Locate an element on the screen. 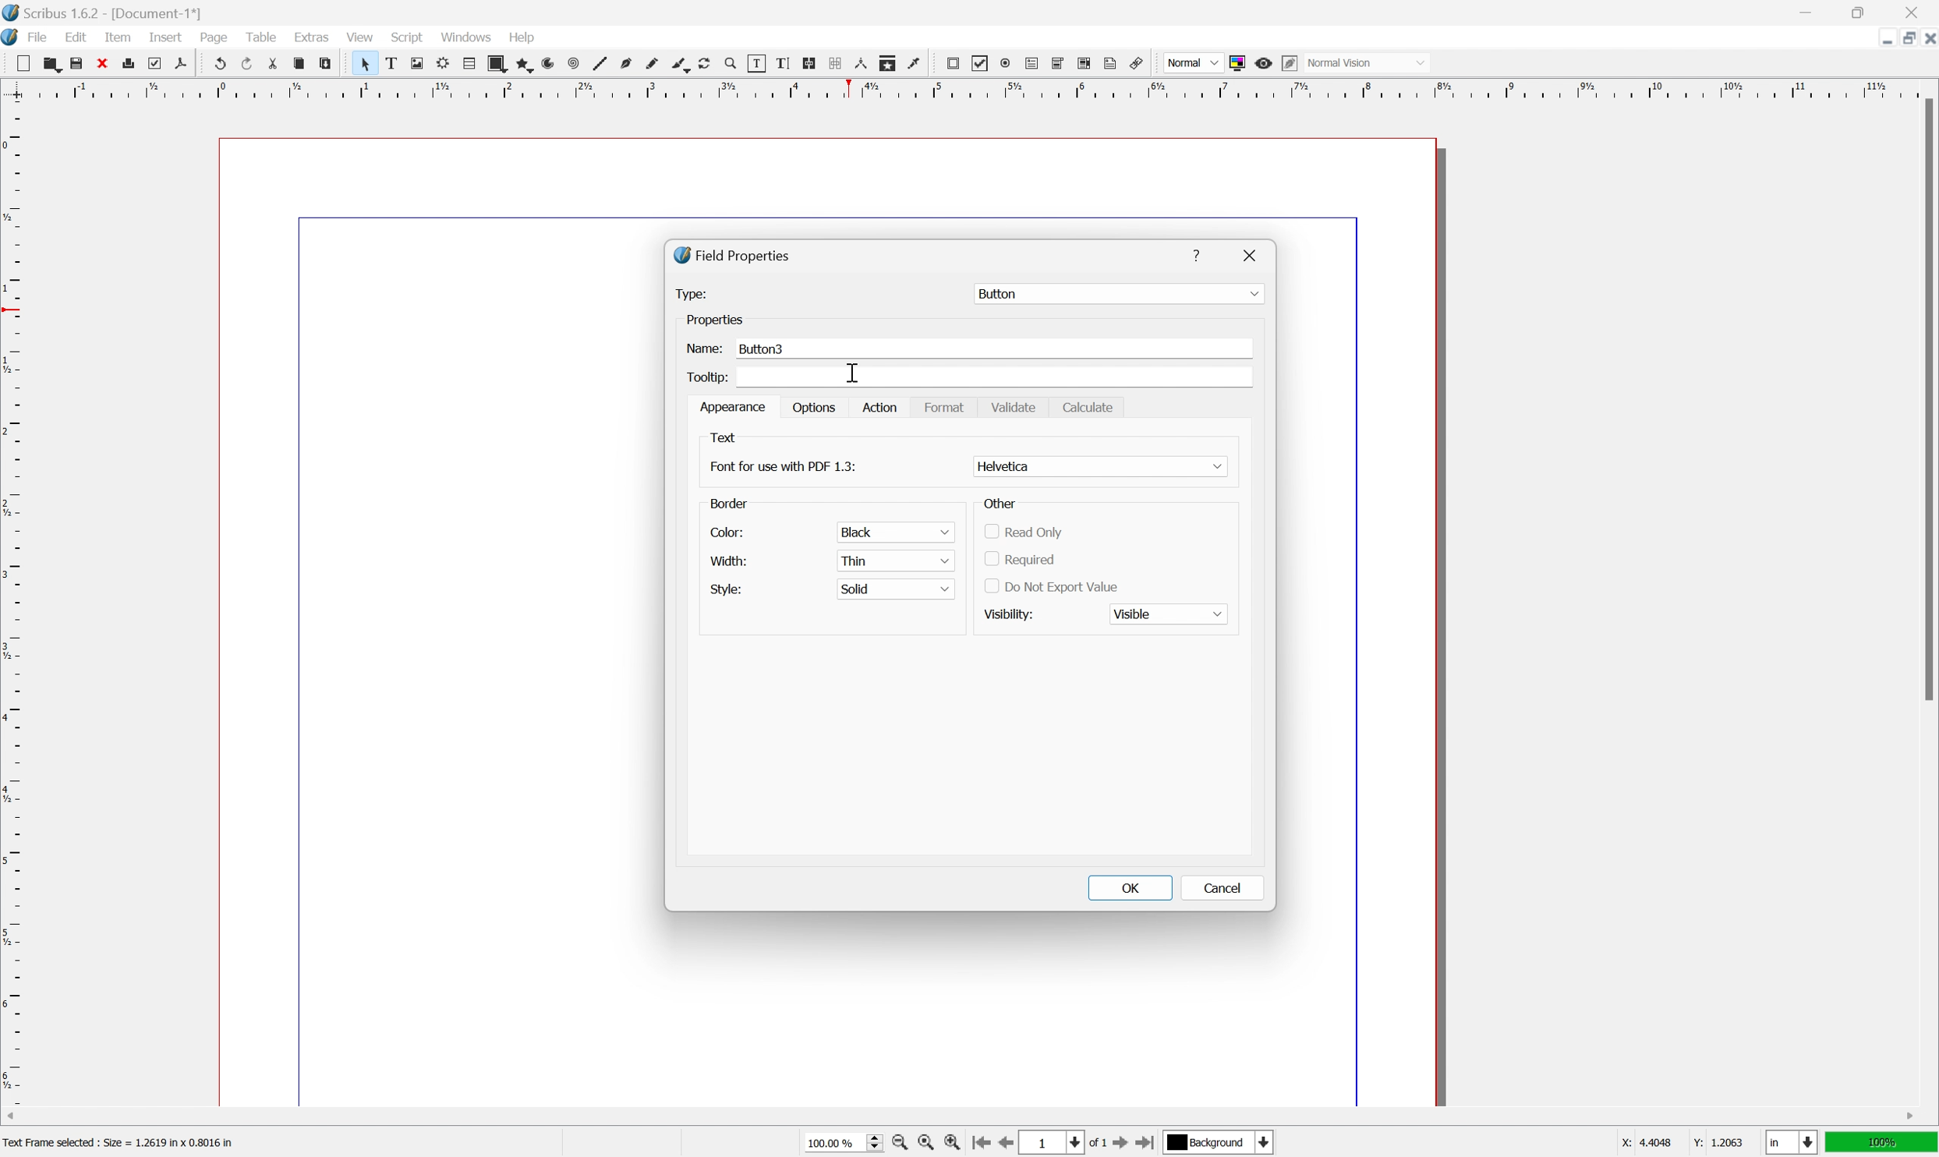  thin is located at coordinates (894, 560).